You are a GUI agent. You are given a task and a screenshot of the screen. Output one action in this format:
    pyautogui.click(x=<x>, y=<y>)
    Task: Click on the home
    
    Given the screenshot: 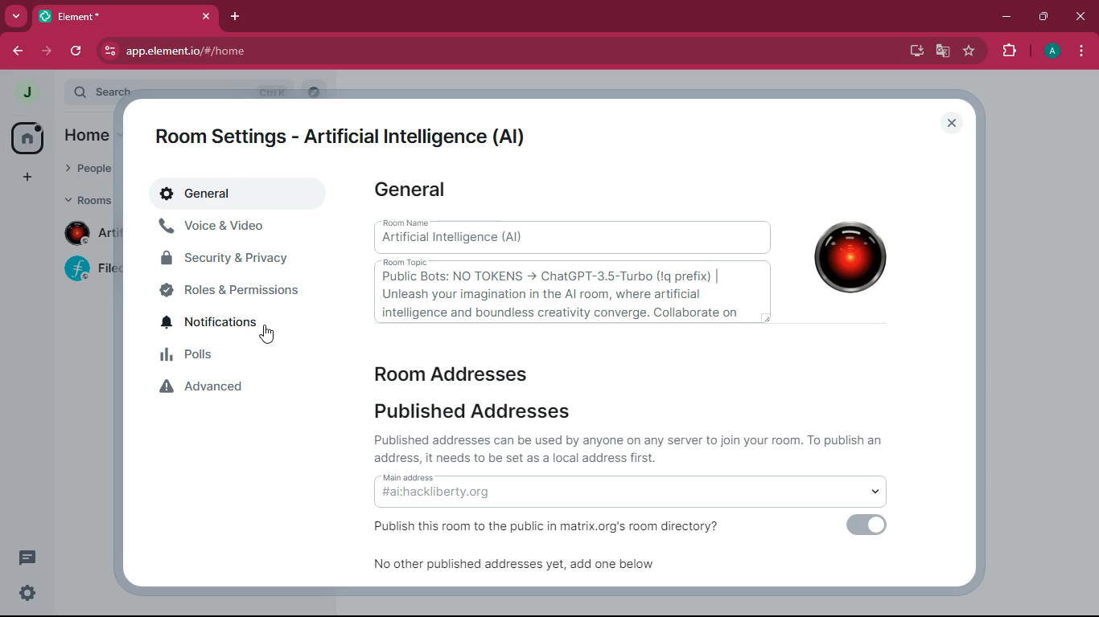 What is the action you would take?
    pyautogui.click(x=87, y=135)
    